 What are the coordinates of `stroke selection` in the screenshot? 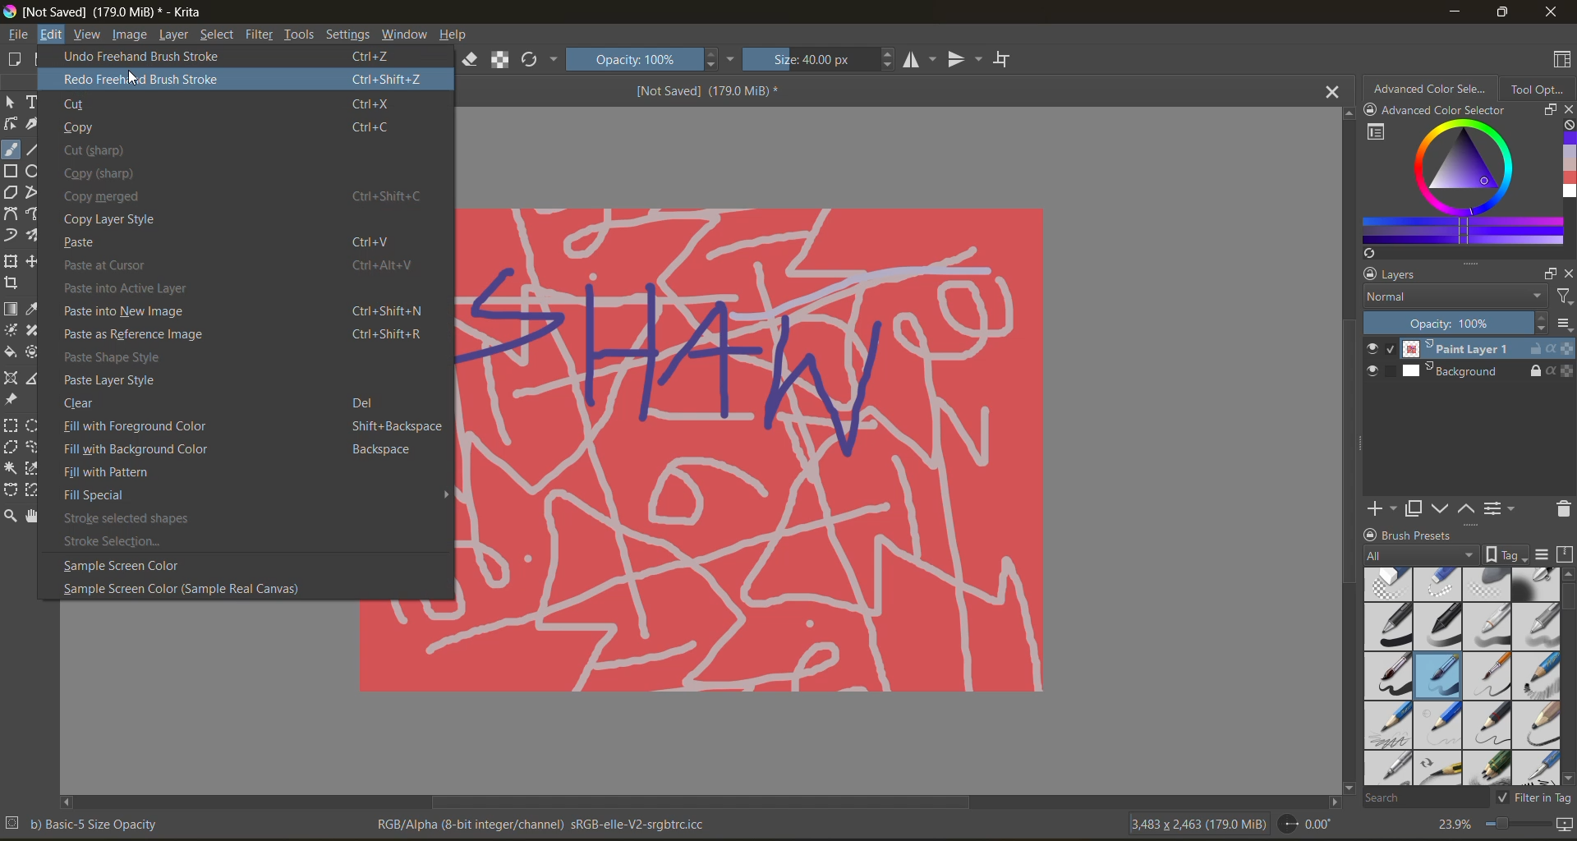 It's located at (115, 540).